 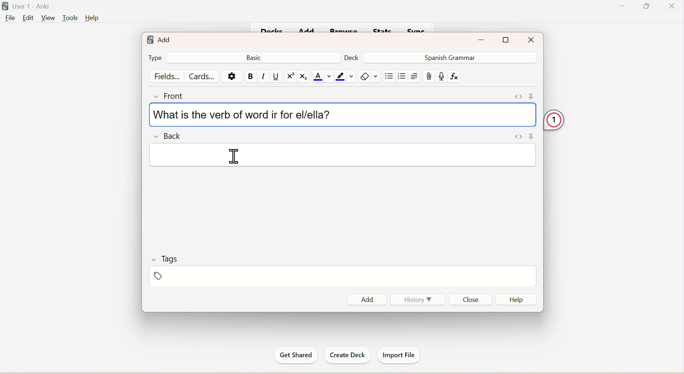 I want to click on Settings, so click(x=230, y=76).